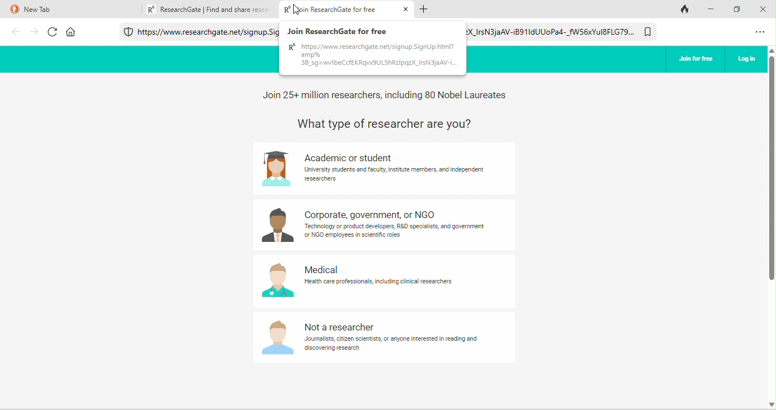 This screenshot has width=776, height=410. What do you see at coordinates (70, 32) in the screenshot?
I see `home` at bounding box center [70, 32].